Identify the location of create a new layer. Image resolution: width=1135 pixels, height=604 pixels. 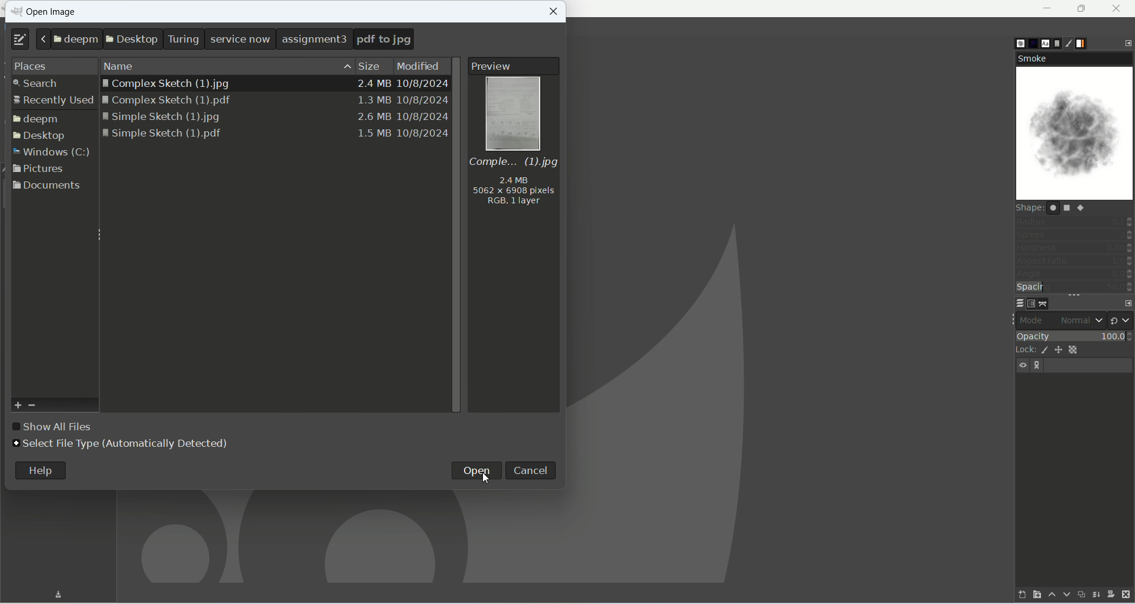
(1036, 595).